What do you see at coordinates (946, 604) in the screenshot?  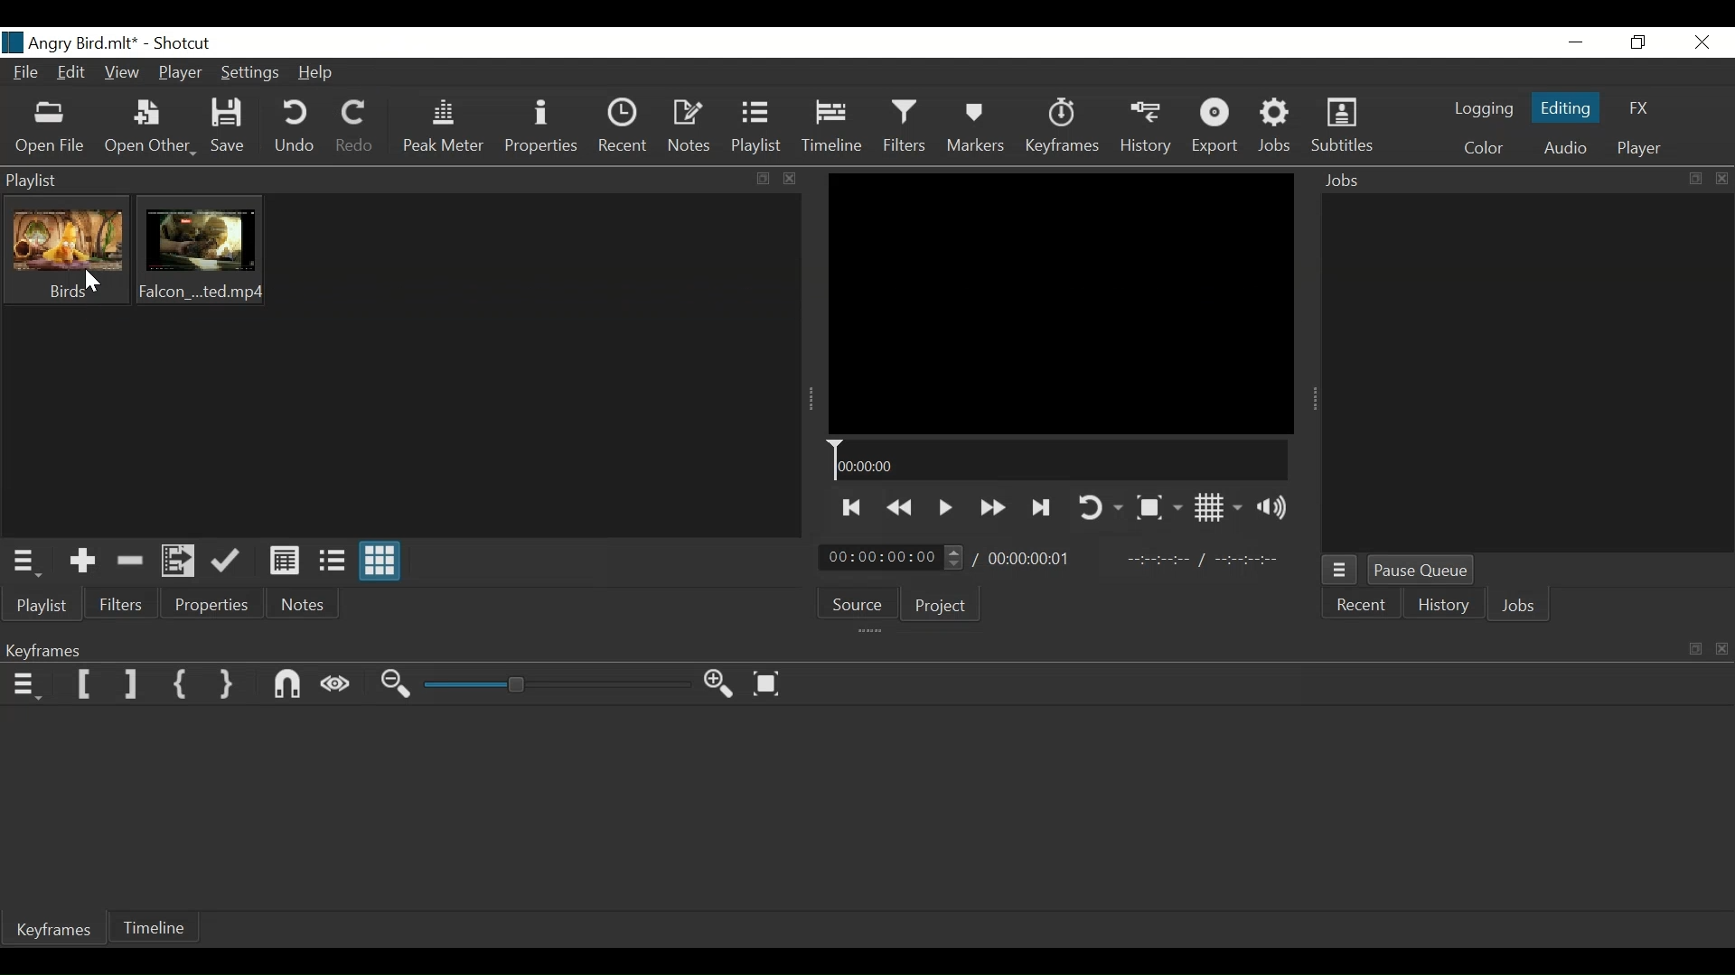 I see `Project` at bounding box center [946, 604].